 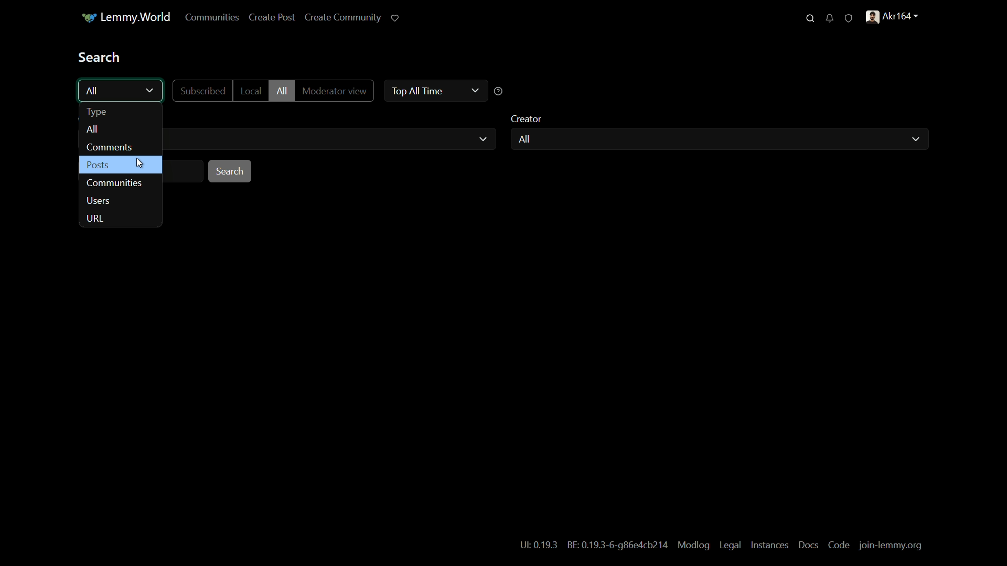 What do you see at coordinates (202, 91) in the screenshot?
I see `subscribed` at bounding box center [202, 91].